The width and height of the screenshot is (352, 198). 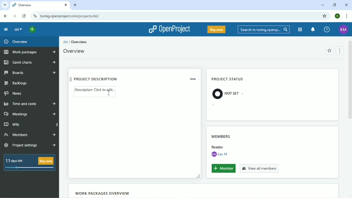 I want to click on Backlogs, so click(x=16, y=83).